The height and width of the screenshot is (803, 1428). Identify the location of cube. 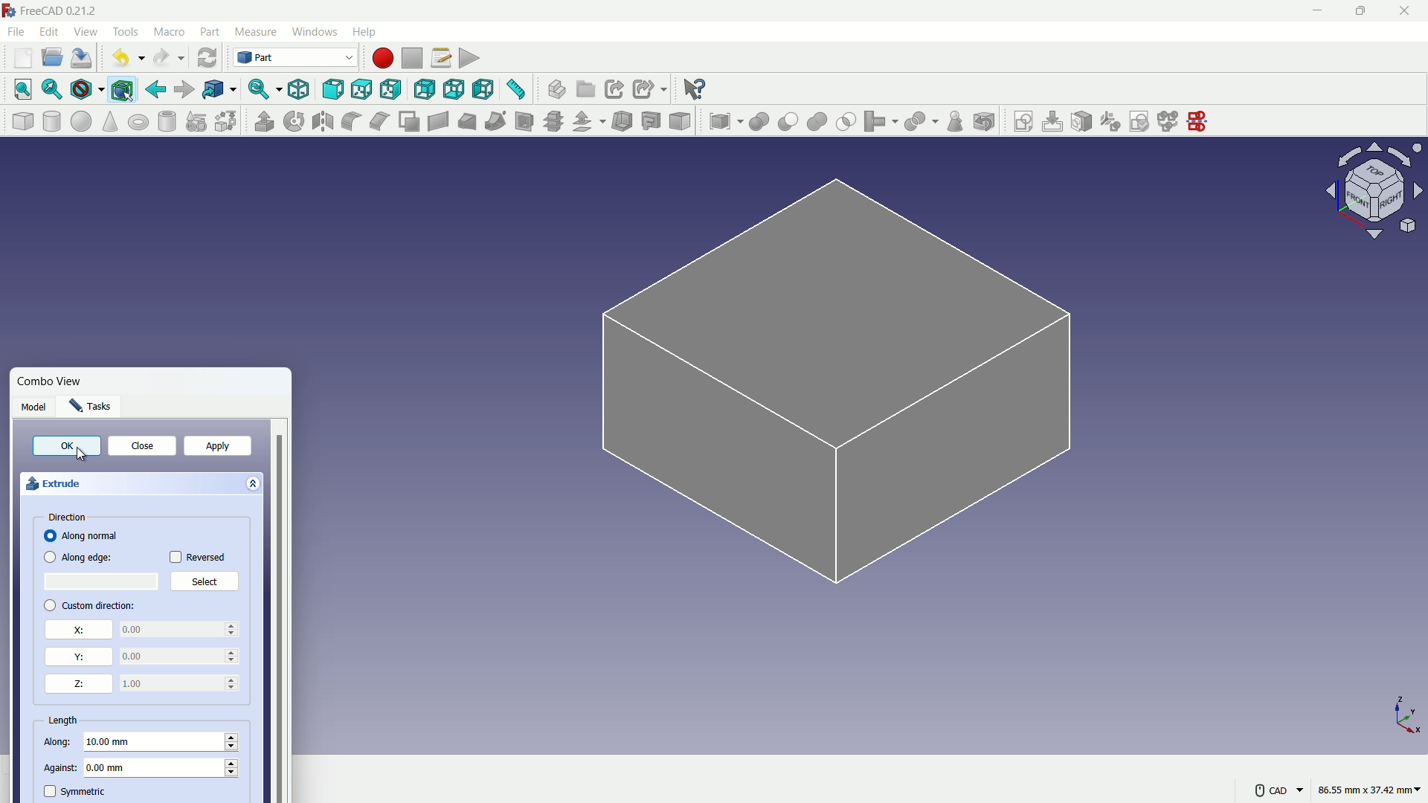
(22, 121).